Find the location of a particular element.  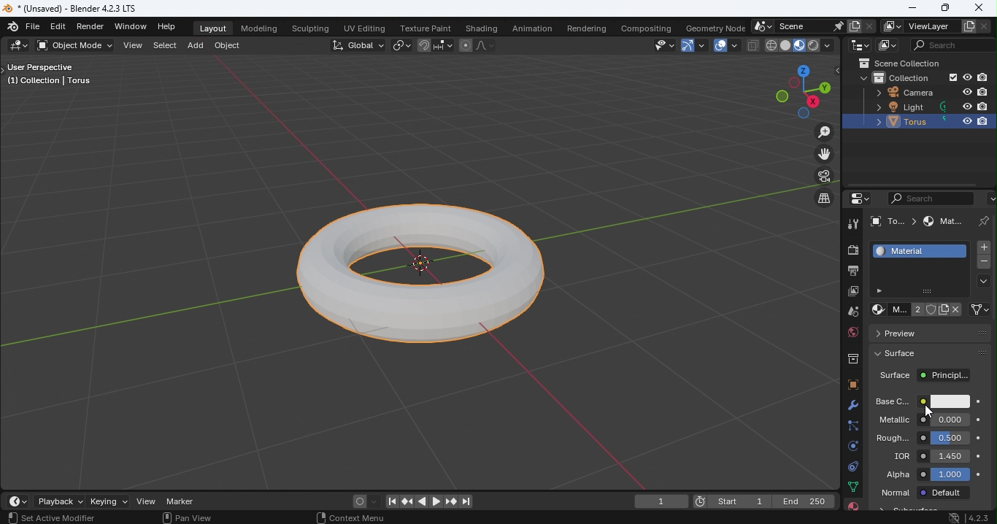

Viewport shading is located at coordinates (786, 45).